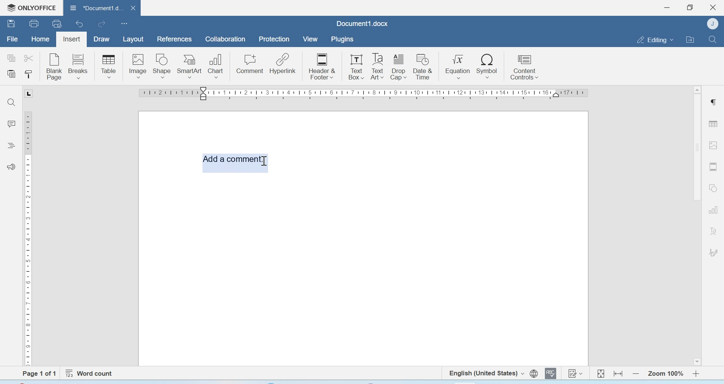  What do you see at coordinates (137, 66) in the screenshot?
I see `Image` at bounding box center [137, 66].